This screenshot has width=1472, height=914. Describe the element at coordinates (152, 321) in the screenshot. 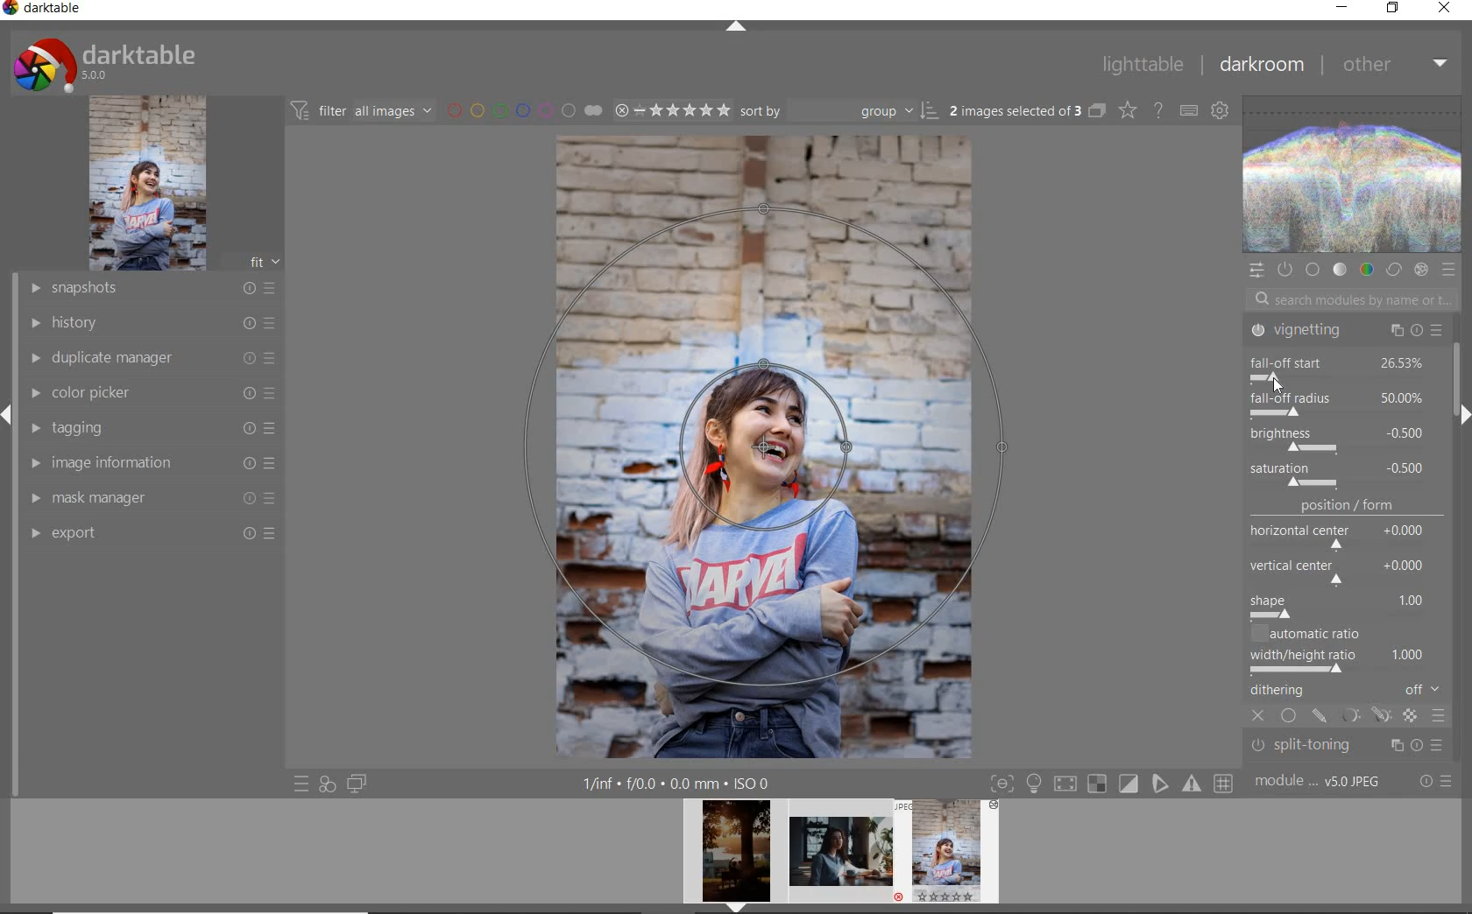

I see `history` at that location.